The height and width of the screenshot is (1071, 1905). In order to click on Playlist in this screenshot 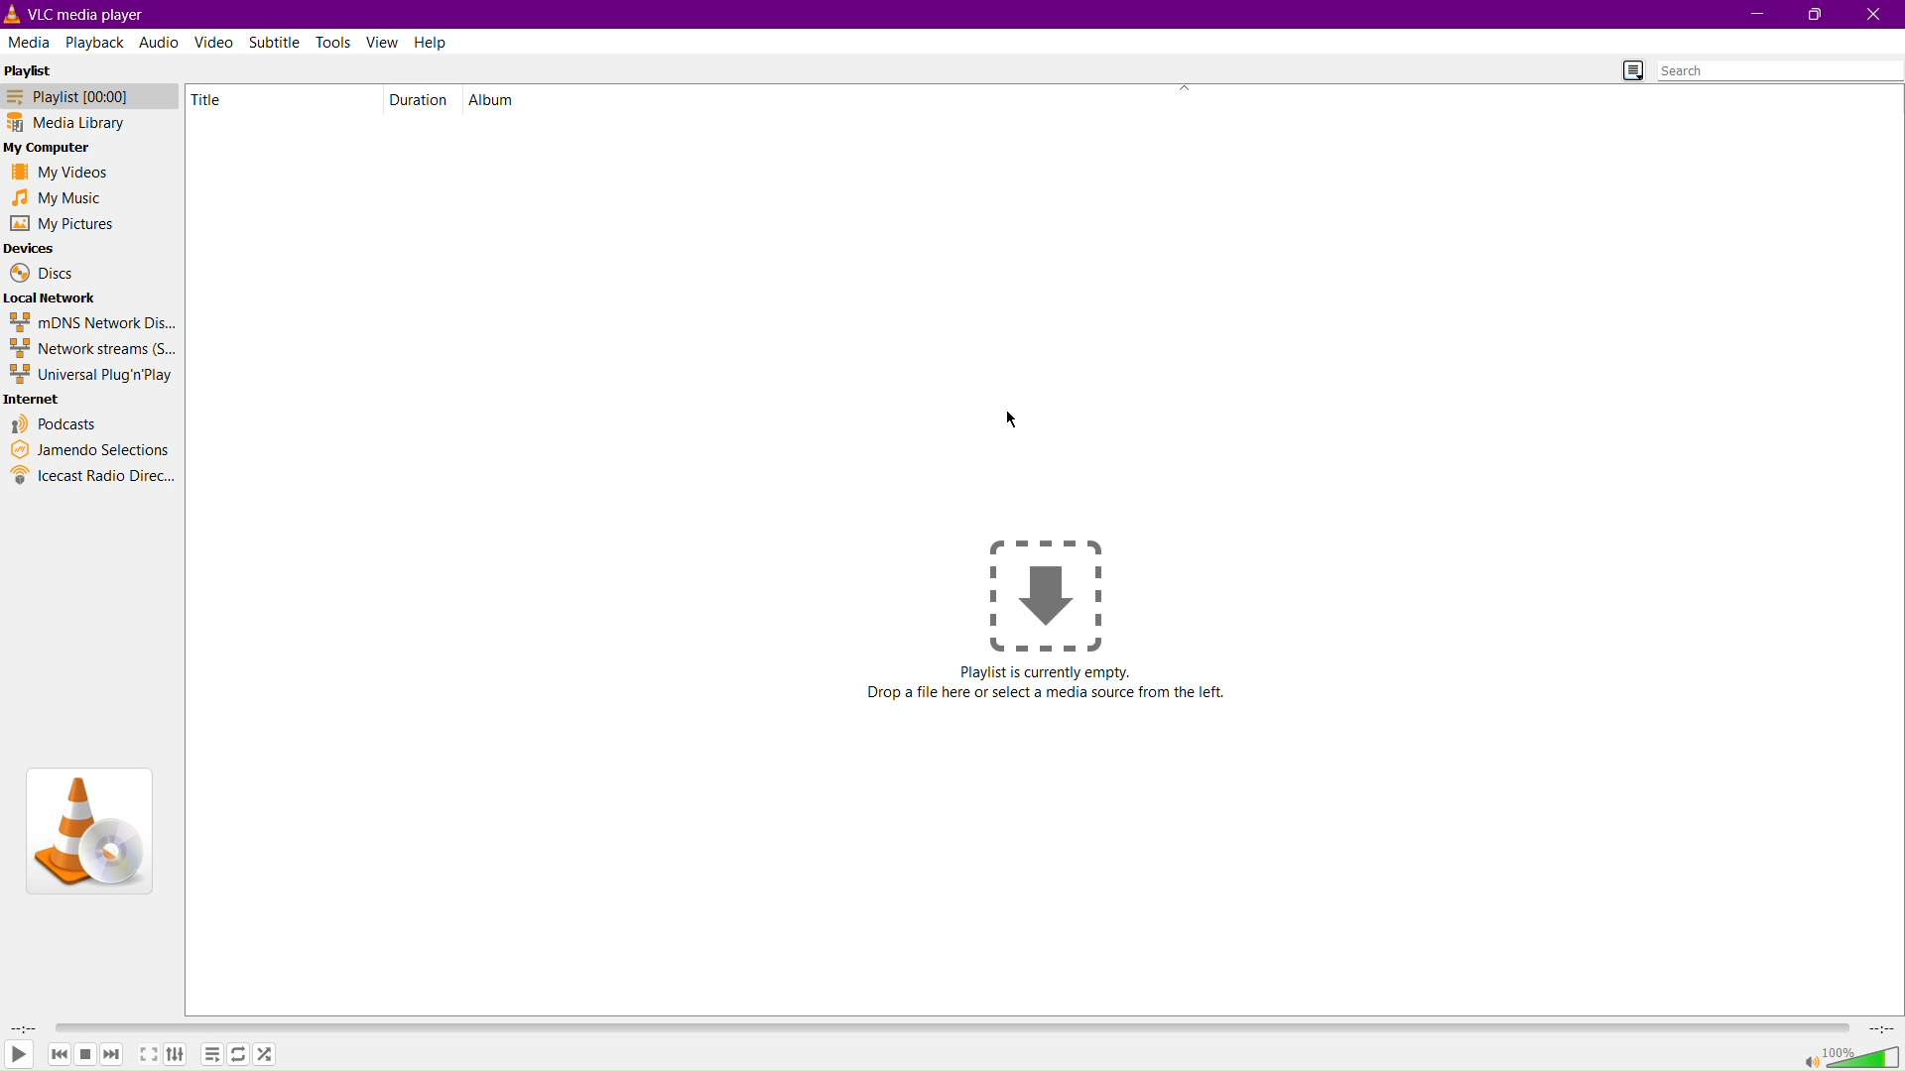, I will do `click(83, 96)`.